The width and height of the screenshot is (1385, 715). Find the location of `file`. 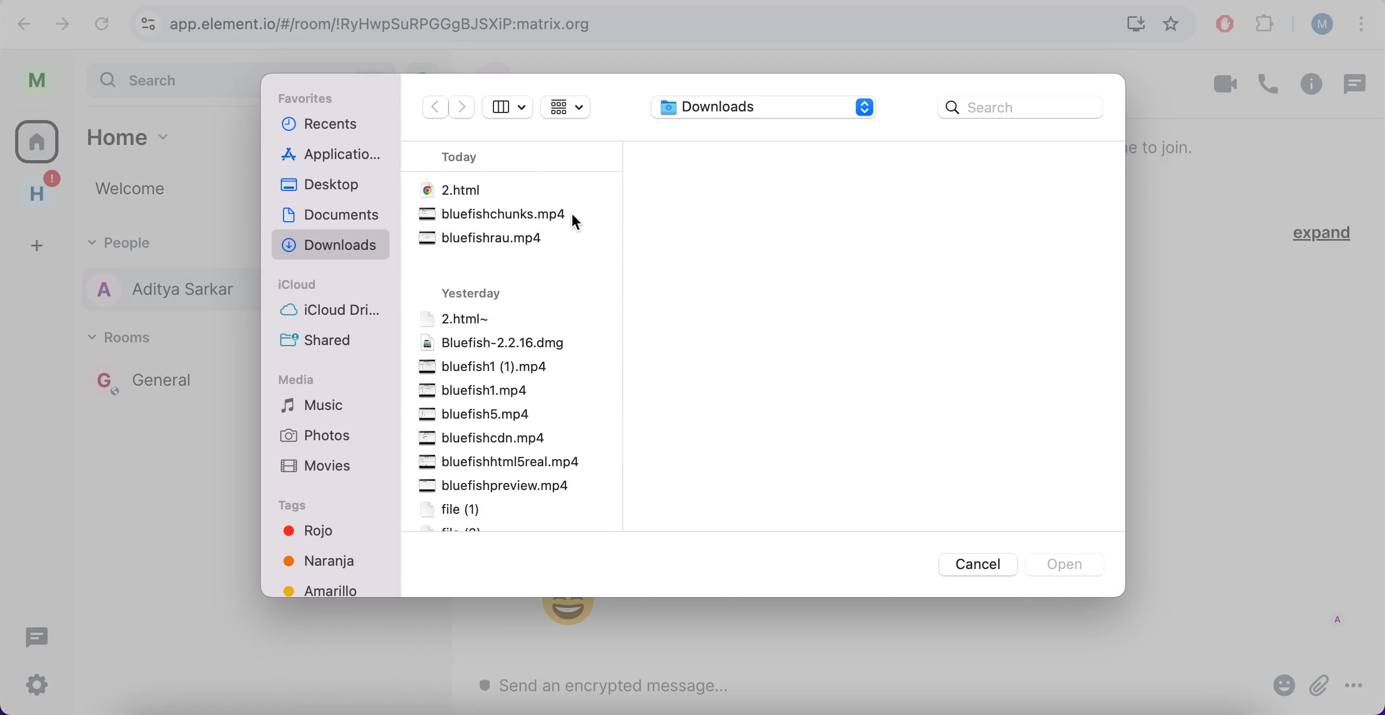

file is located at coordinates (474, 389).